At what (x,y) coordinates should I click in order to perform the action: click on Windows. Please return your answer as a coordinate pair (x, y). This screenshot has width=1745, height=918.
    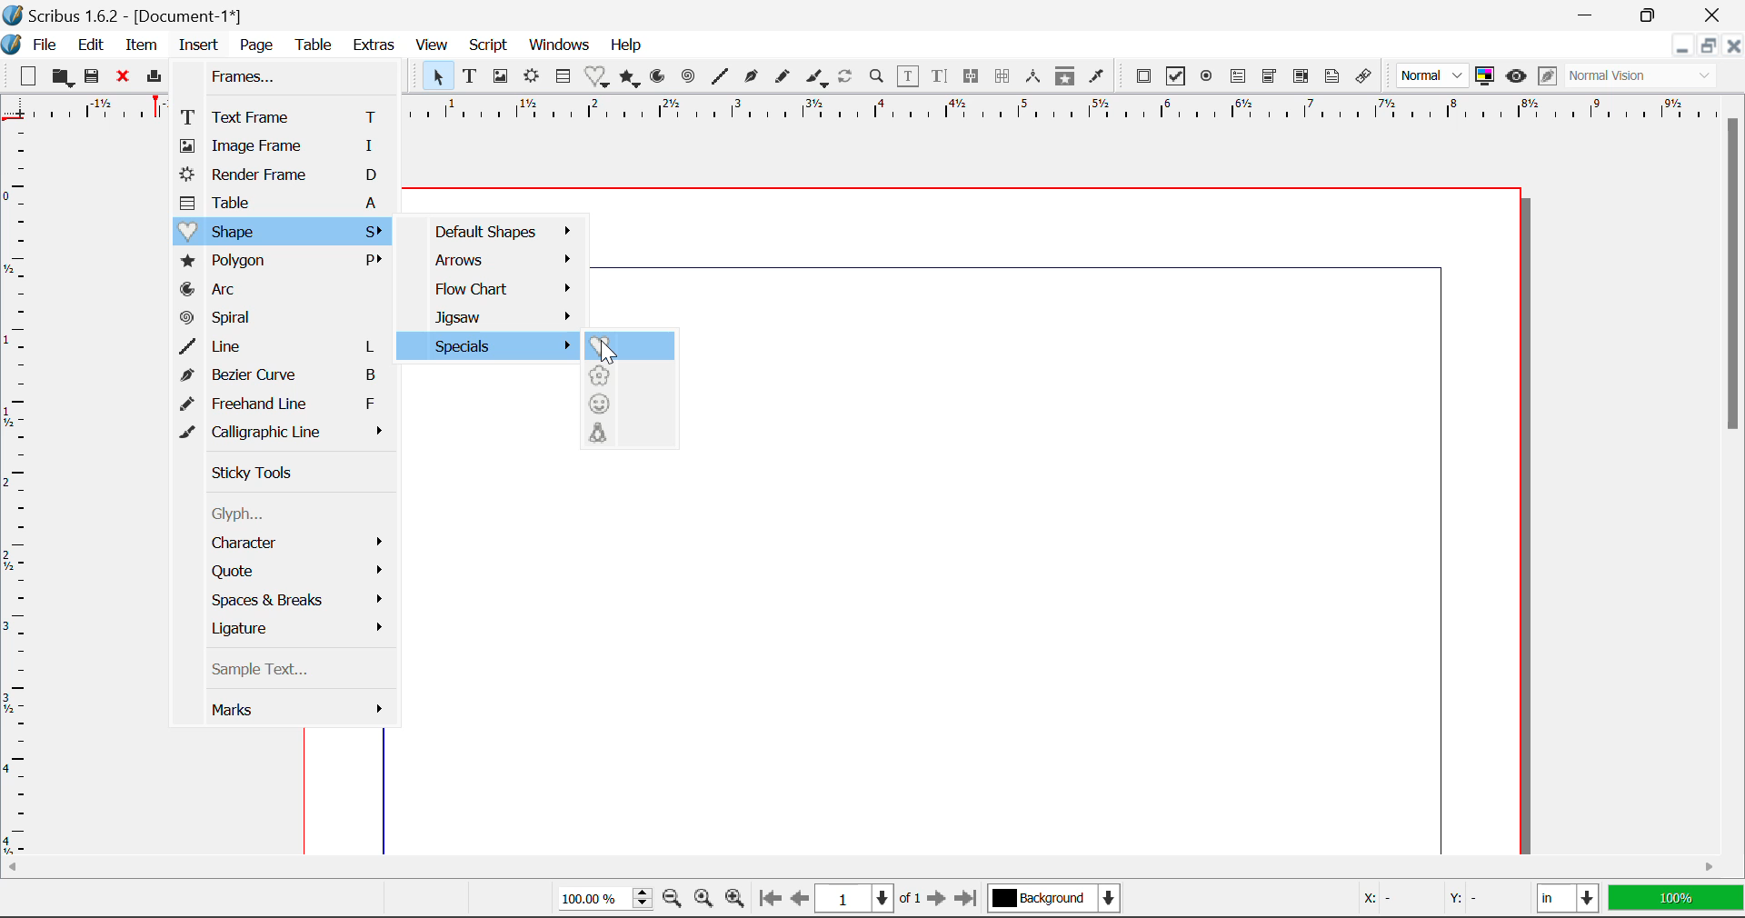
    Looking at the image, I should click on (560, 45).